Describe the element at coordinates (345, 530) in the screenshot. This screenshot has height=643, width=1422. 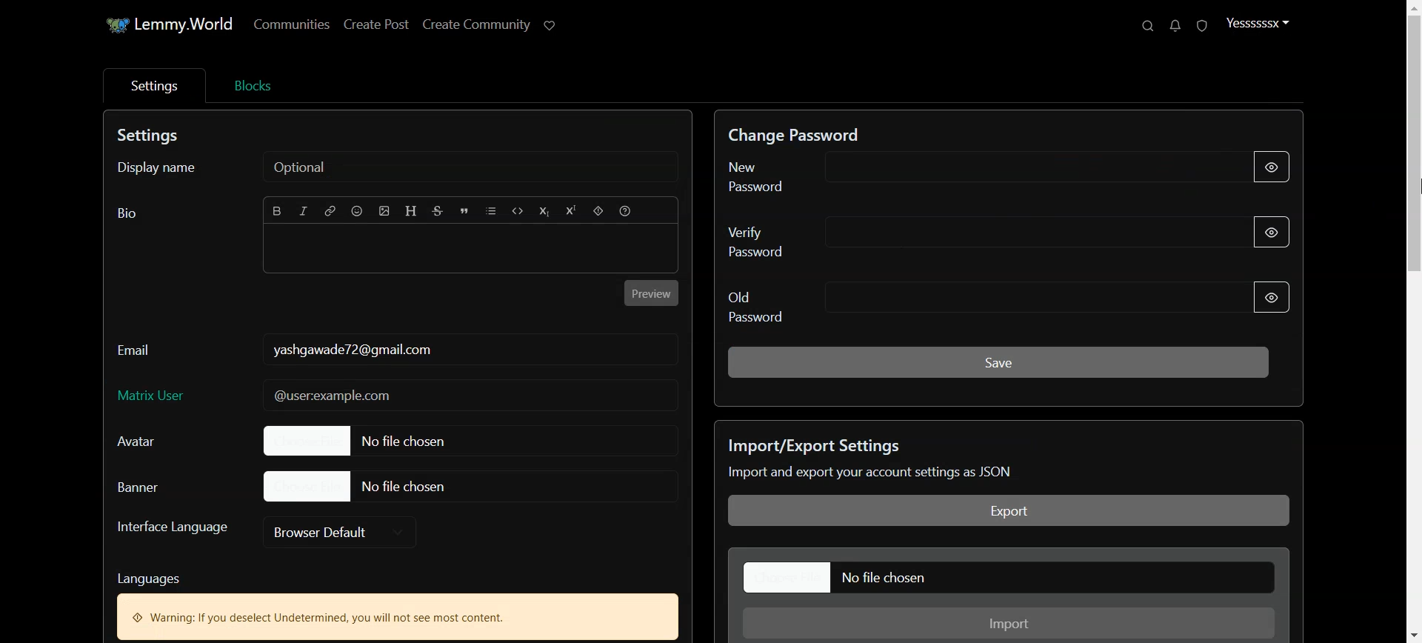
I see `Browser Default` at that location.